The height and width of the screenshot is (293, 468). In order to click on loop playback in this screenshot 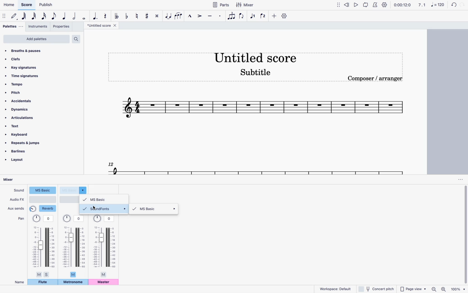, I will do `click(366, 6)`.